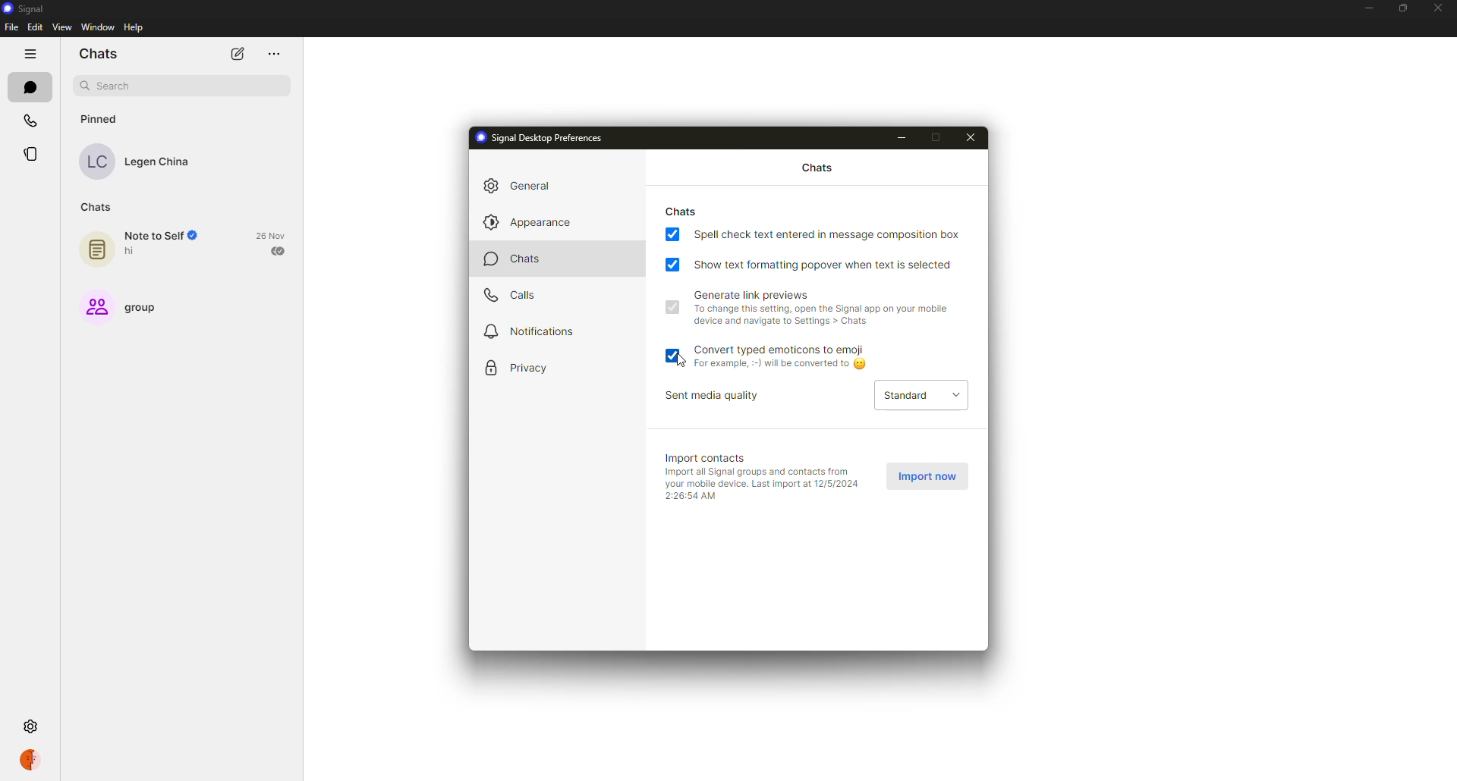  What do you see at coordinates (1367, 9) in the screenshot?
I see `minimize` at bounding box center [1367, 9].